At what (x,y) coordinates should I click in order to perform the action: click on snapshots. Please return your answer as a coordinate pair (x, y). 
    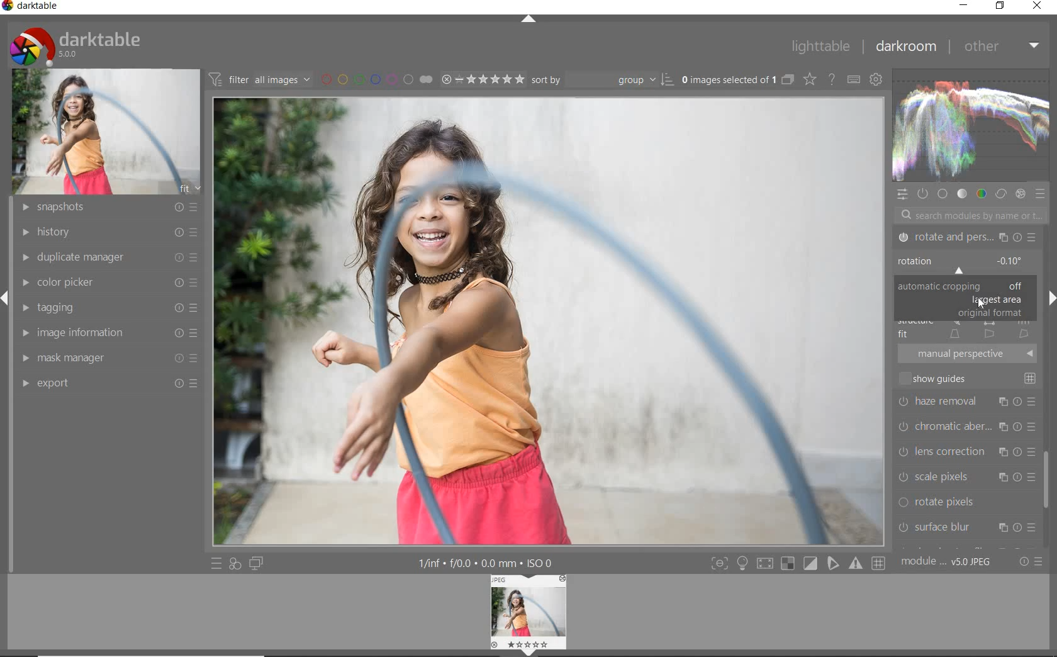
    Looking at the image, I should click on (107, 208).